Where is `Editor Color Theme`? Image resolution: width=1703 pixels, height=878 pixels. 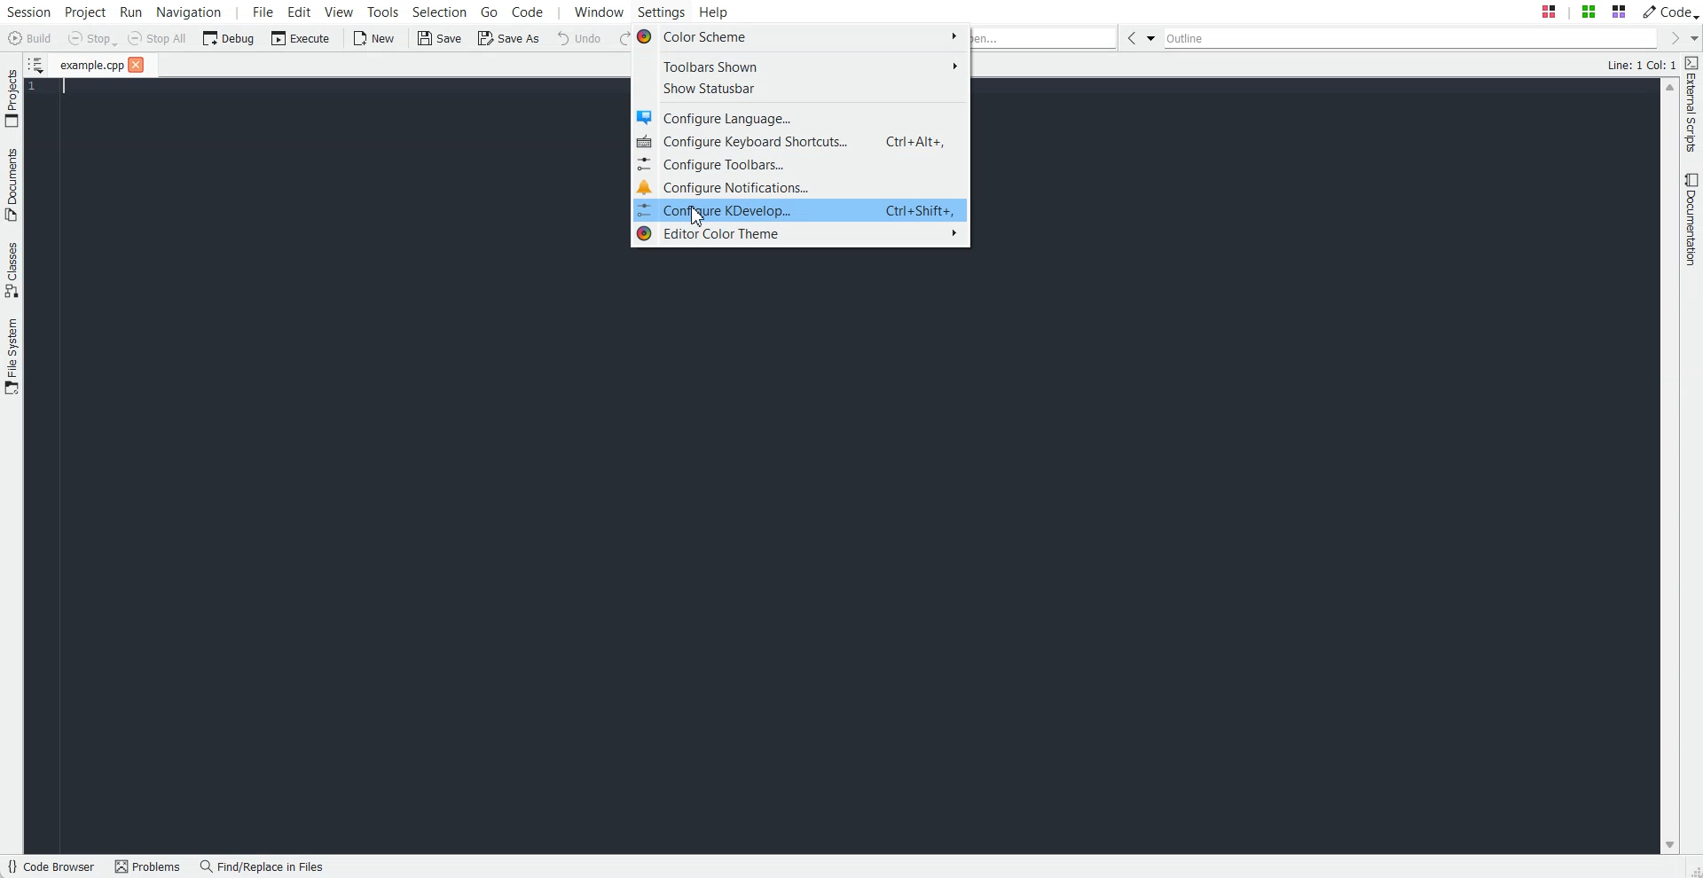
Editor Color Theme is located at coordinates (800, 234).